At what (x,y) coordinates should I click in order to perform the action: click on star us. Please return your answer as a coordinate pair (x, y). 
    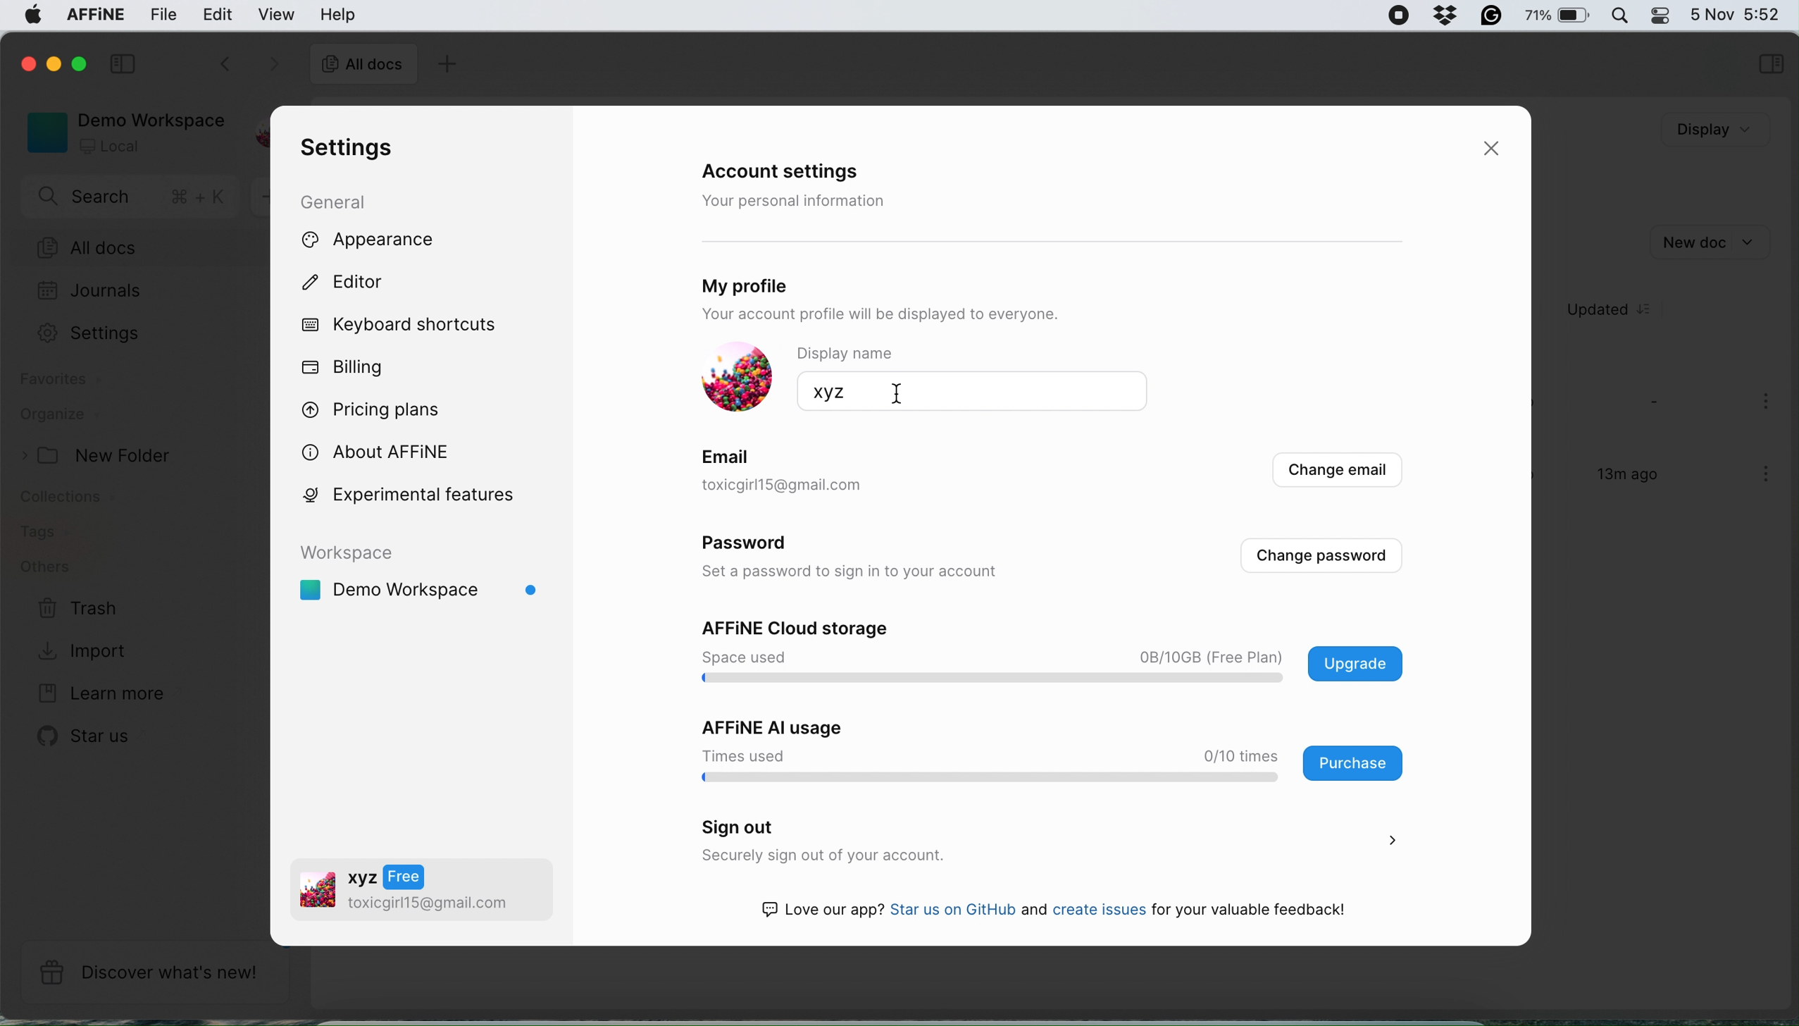
    Looking at the image, I should click on (88, 736).